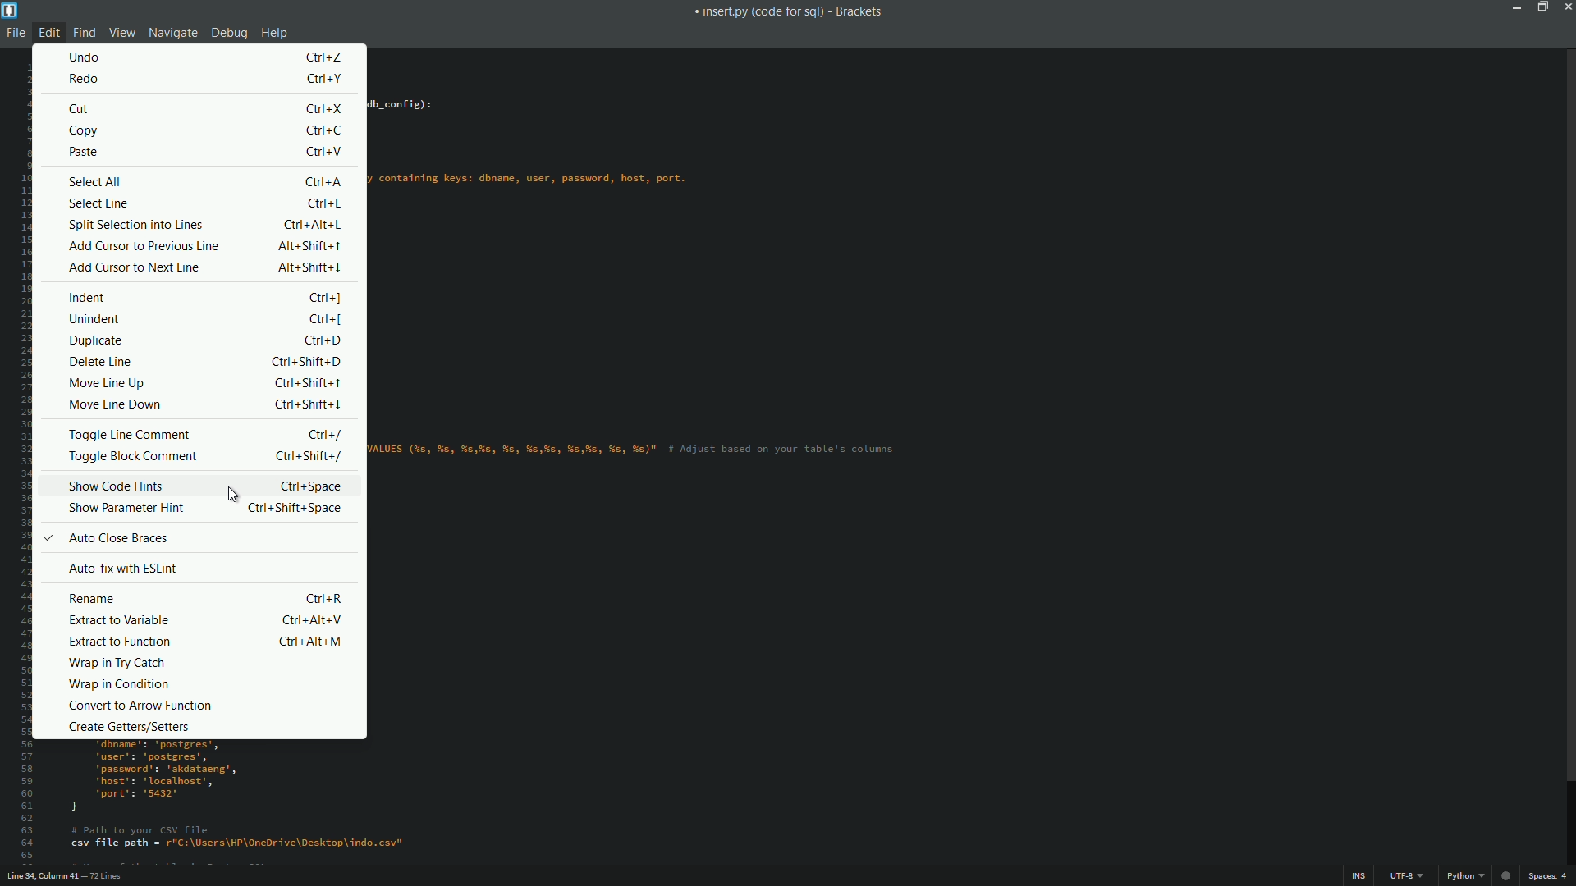 The image size is (1576, 886). Describe the element at coordinates (85, 79) in the screenshot. I see `redo` at that location.